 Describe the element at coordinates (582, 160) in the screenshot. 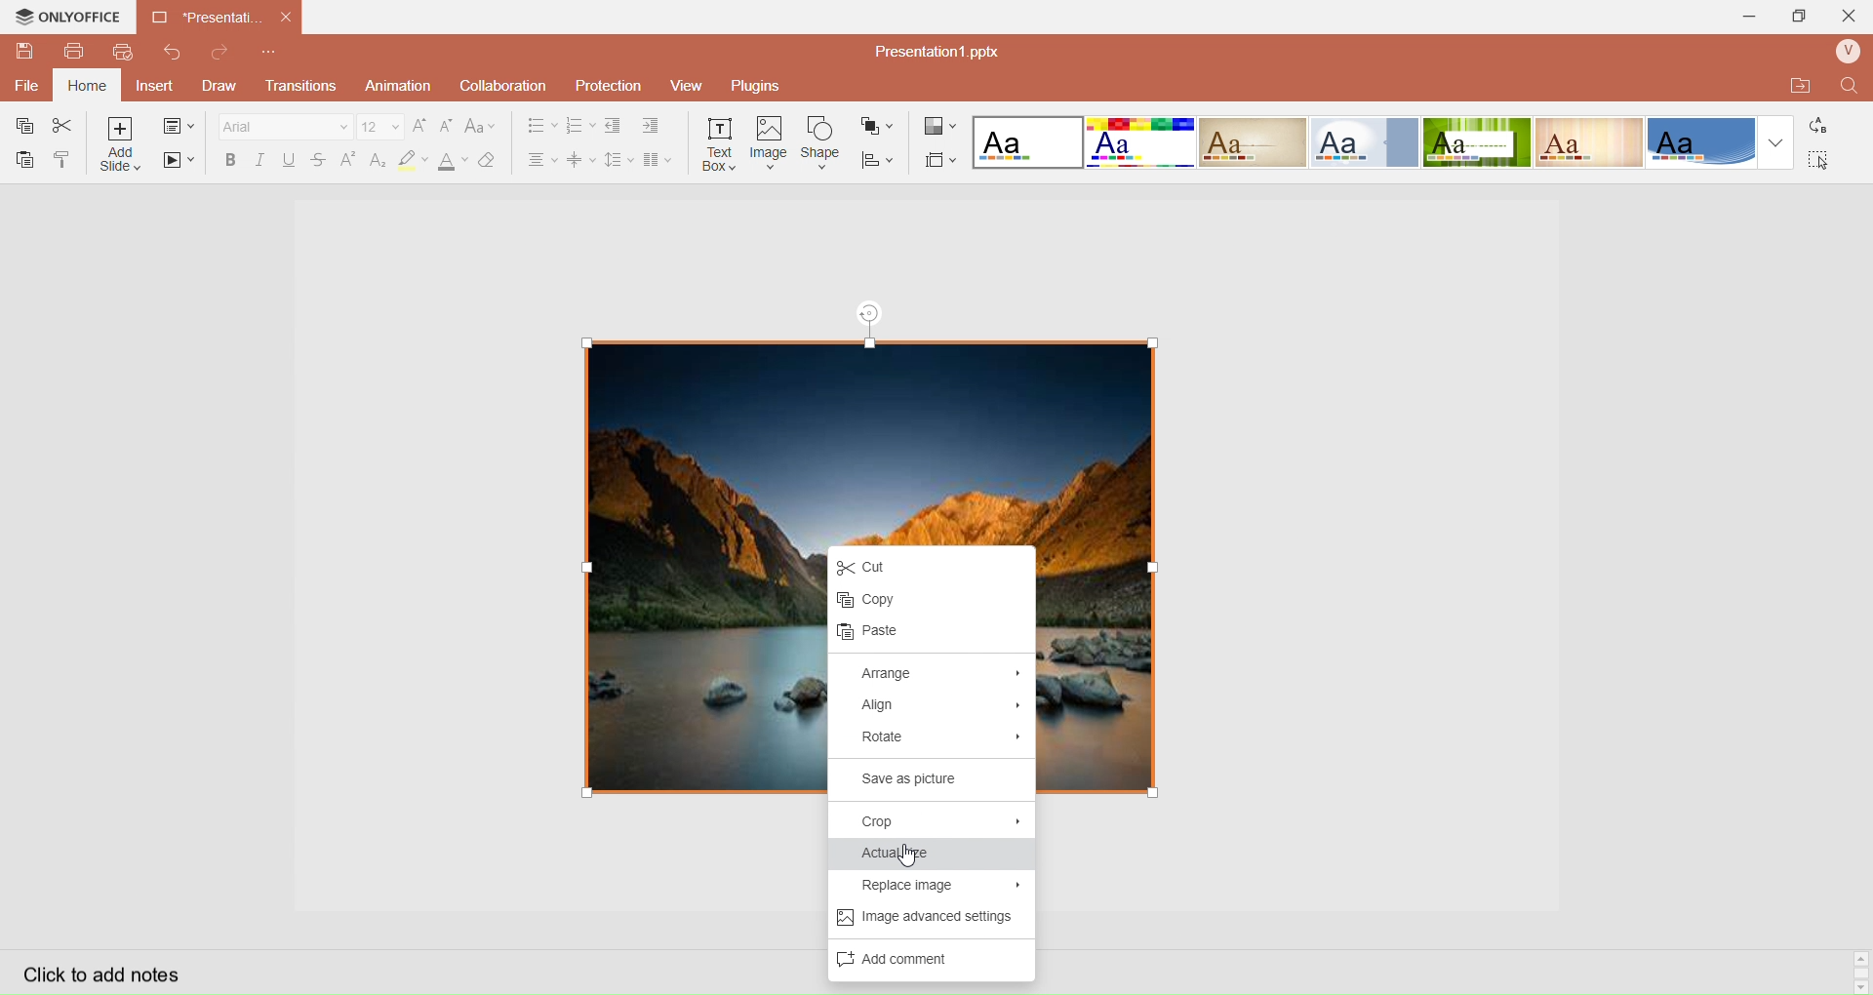

I see `Vertical Align` at that location.